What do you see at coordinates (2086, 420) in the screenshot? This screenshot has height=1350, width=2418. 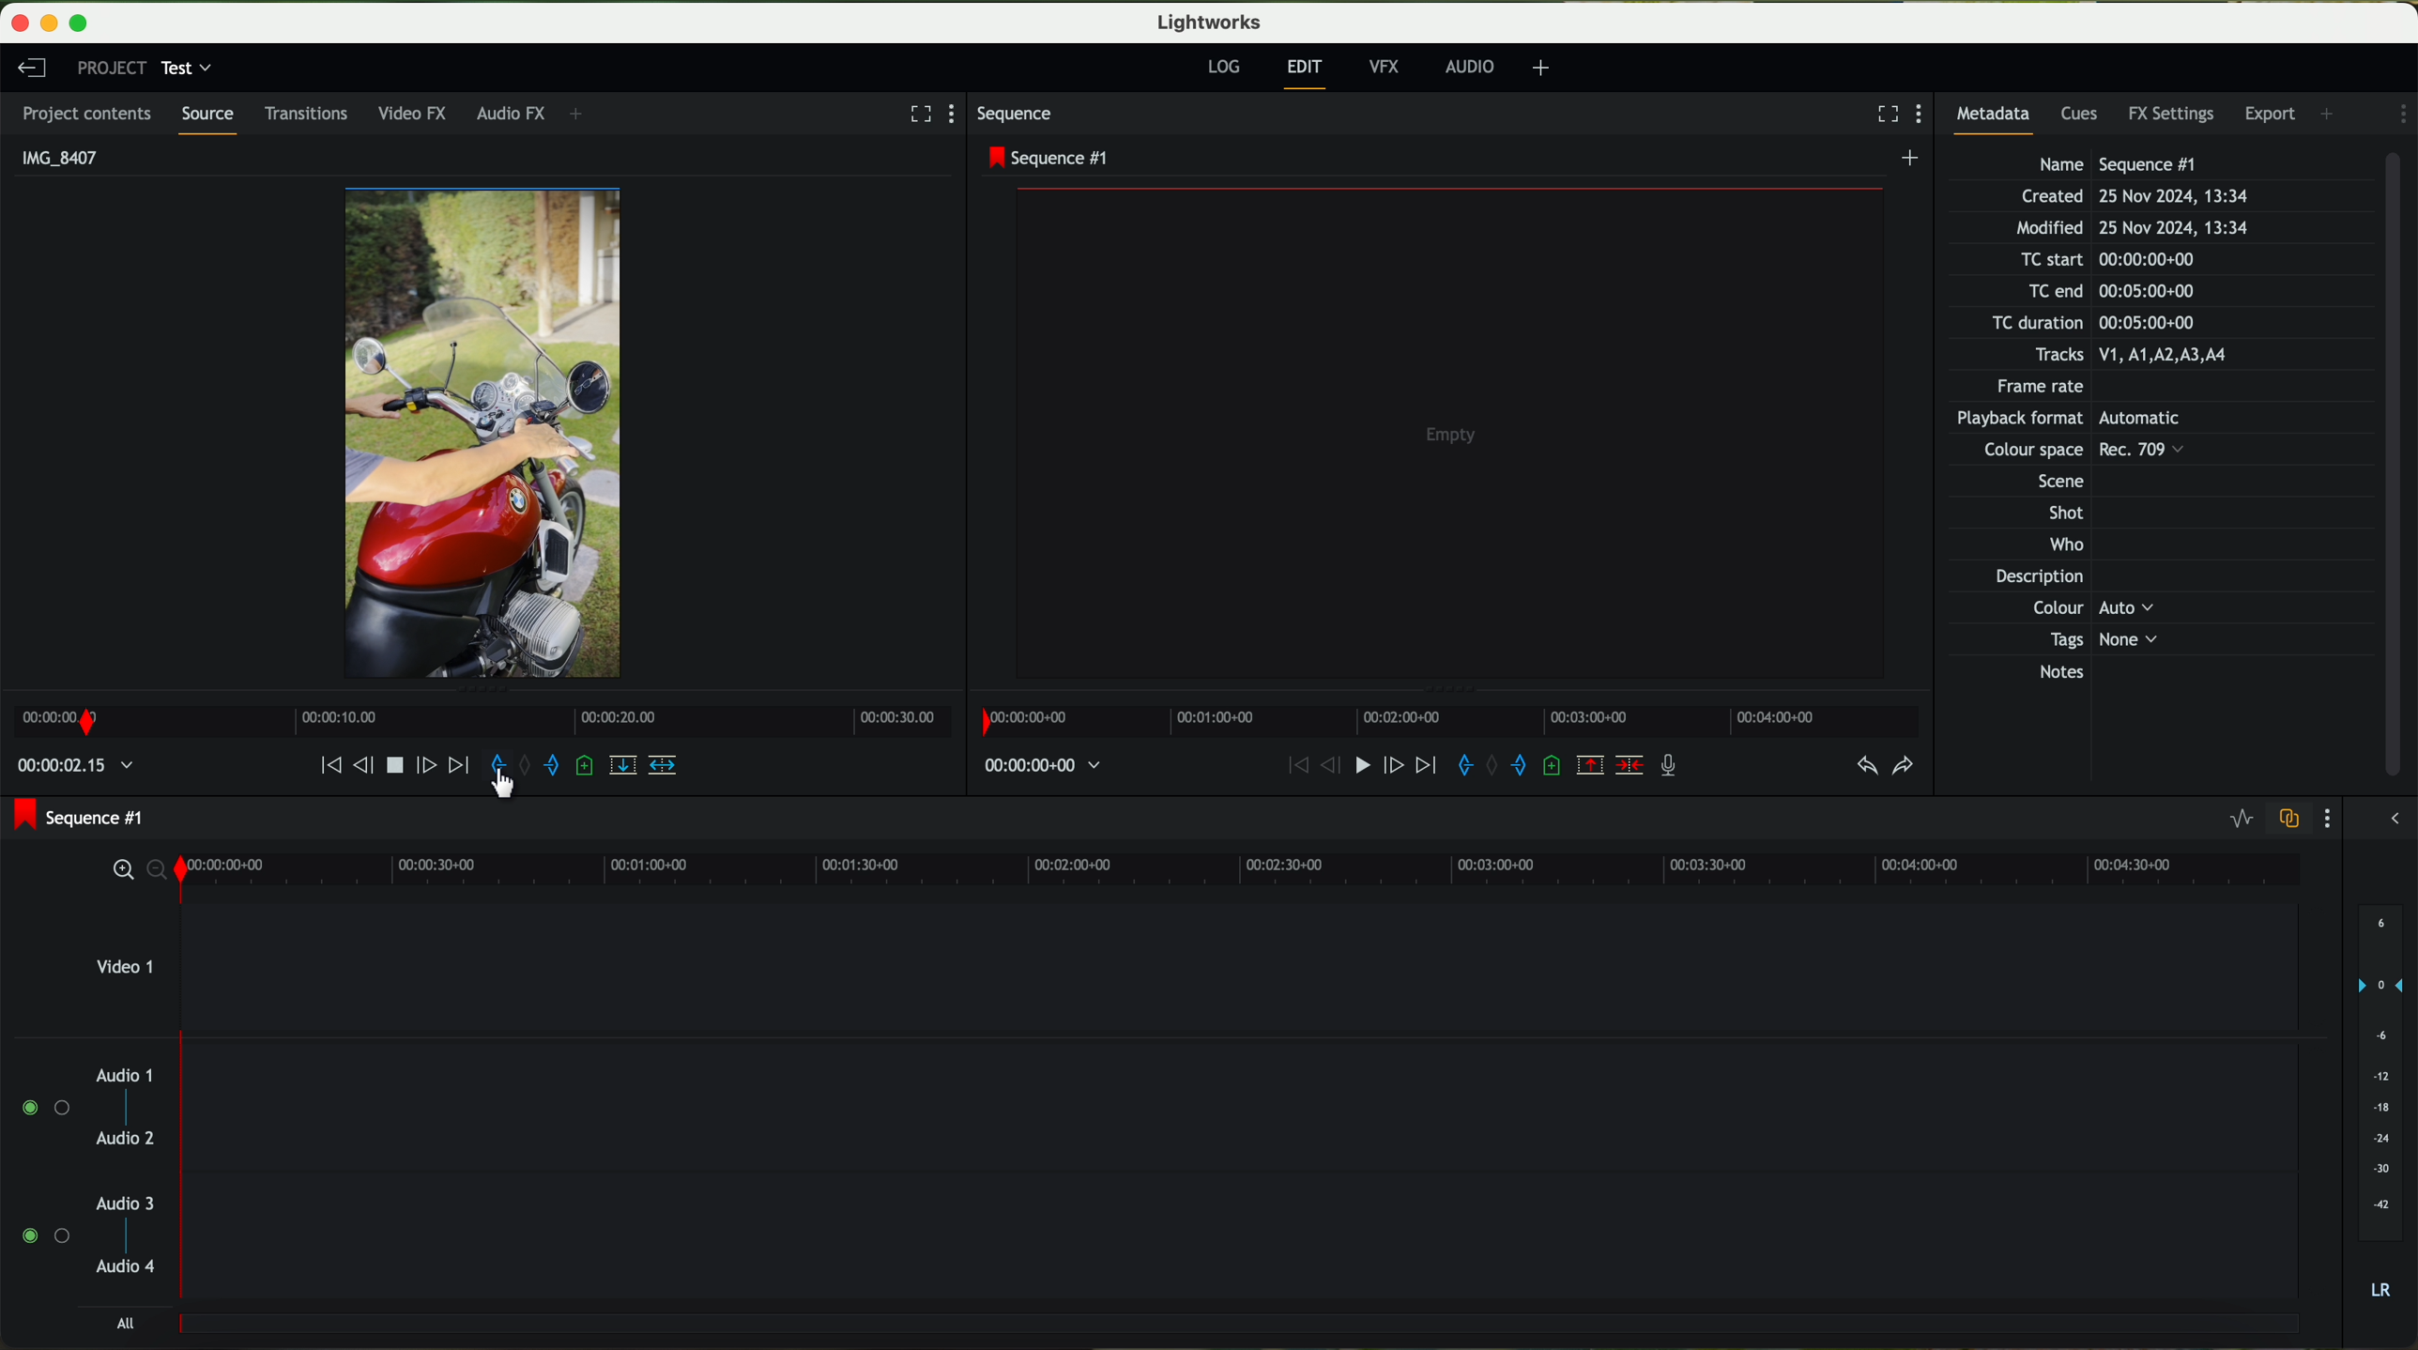 I see `` at bounding box center [2086, 420].